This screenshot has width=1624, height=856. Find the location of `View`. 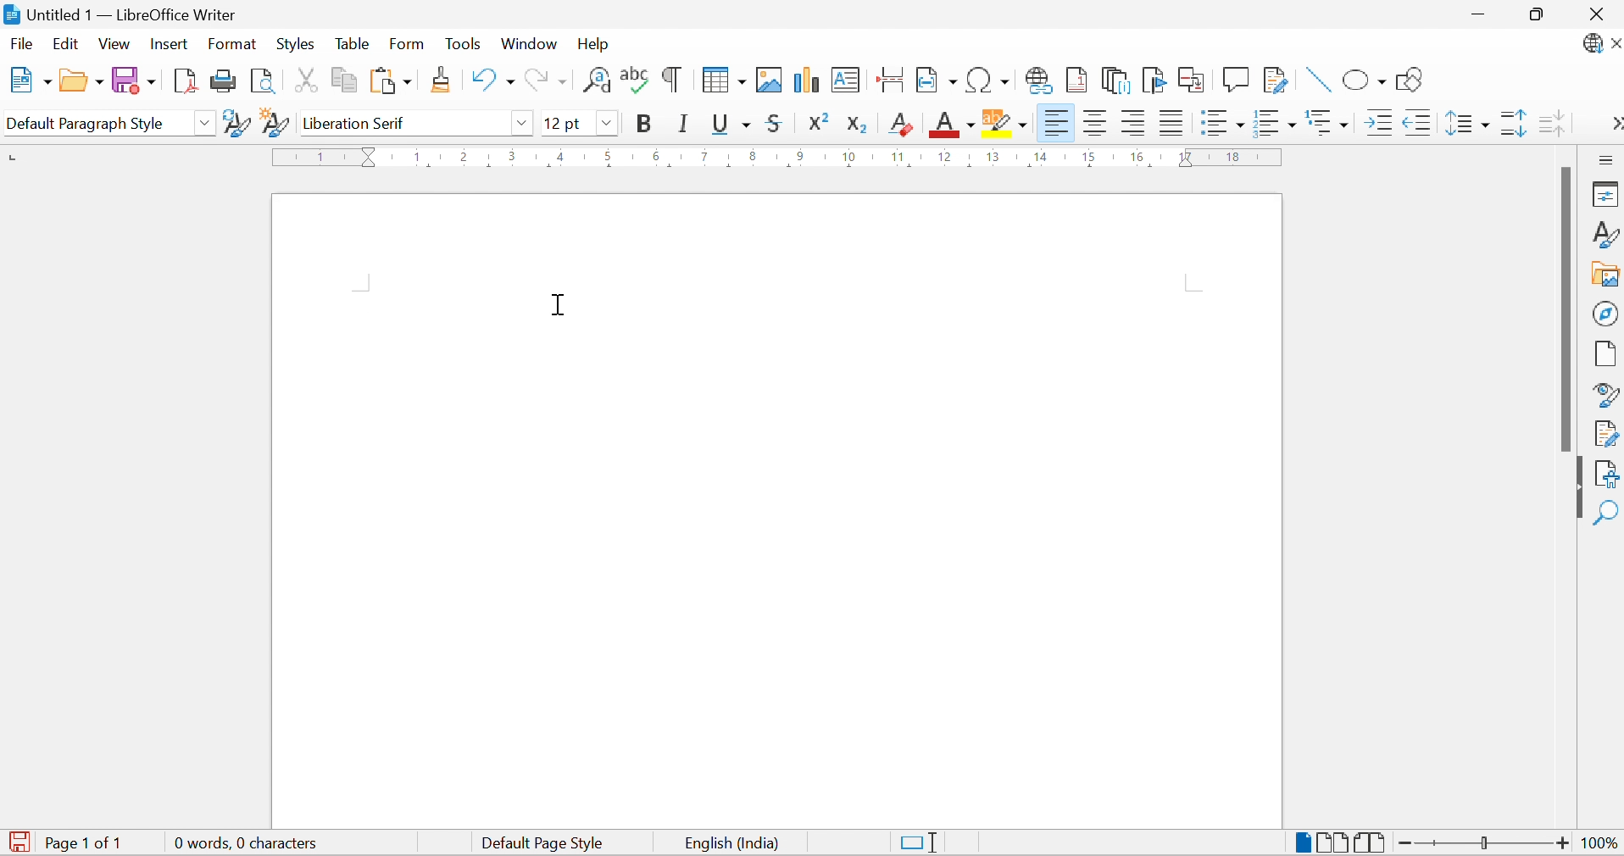

View is located at coordinates (114, 44).